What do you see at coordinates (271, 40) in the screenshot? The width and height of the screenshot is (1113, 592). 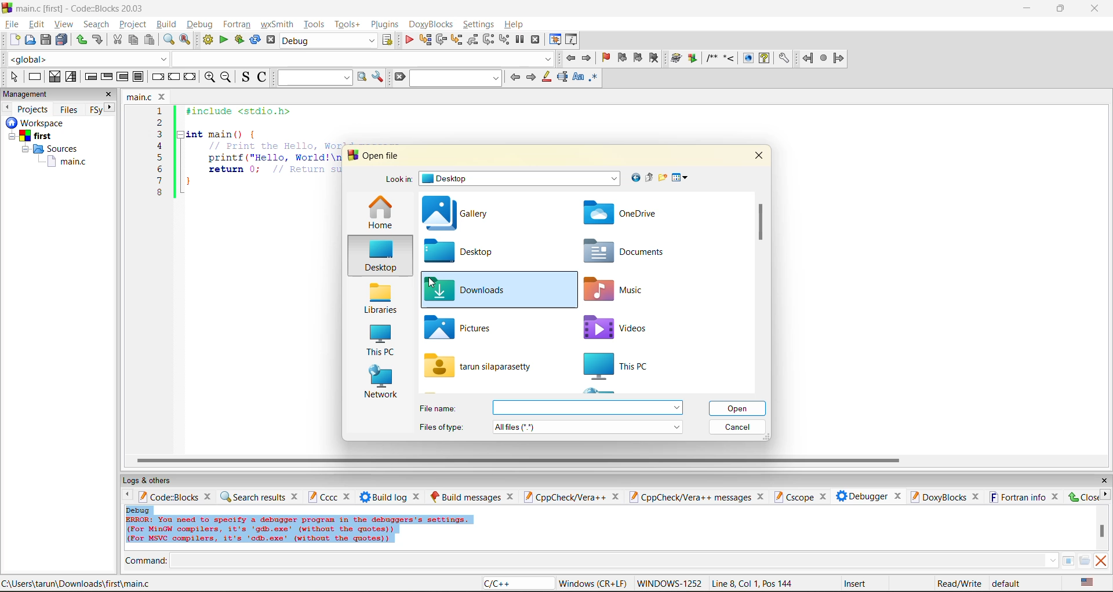 I see `abort` at bounding box center [271, 40].